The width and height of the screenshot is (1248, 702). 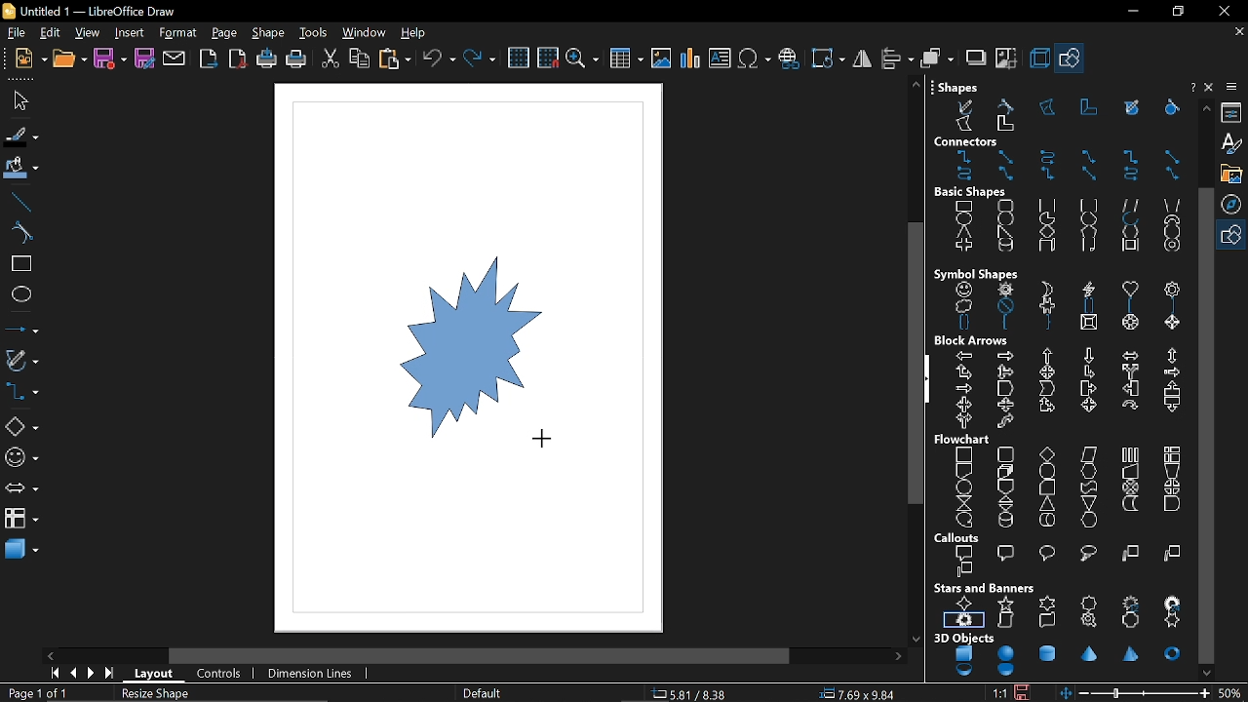 I want to click on save, so click(x=111, y=58).